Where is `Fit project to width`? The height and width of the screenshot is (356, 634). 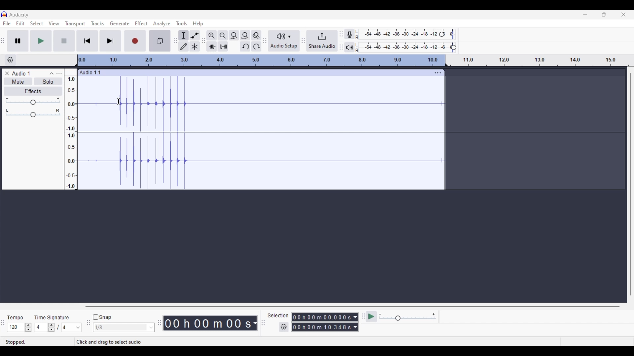
Fit project to width is located at coordinates (245, 35).